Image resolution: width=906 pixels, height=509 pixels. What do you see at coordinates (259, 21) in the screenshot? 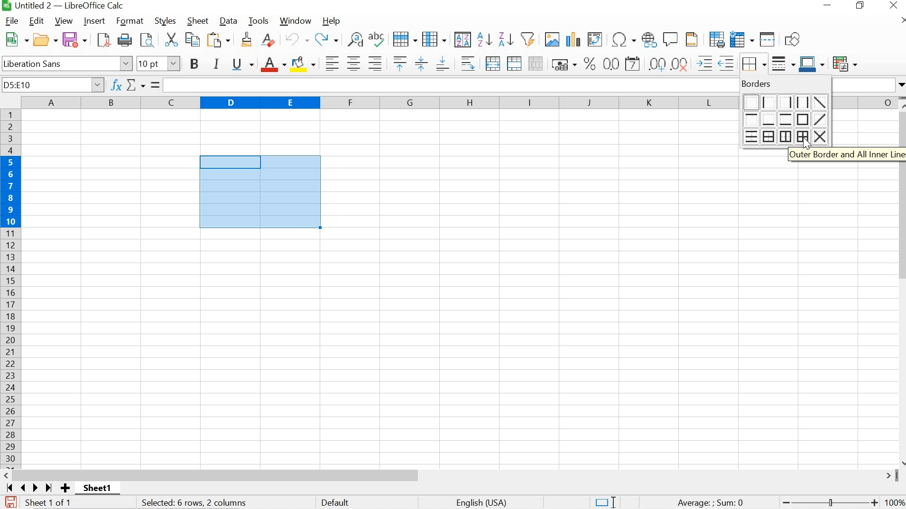
I see `TOOLS` at bounding box center [259, 21].